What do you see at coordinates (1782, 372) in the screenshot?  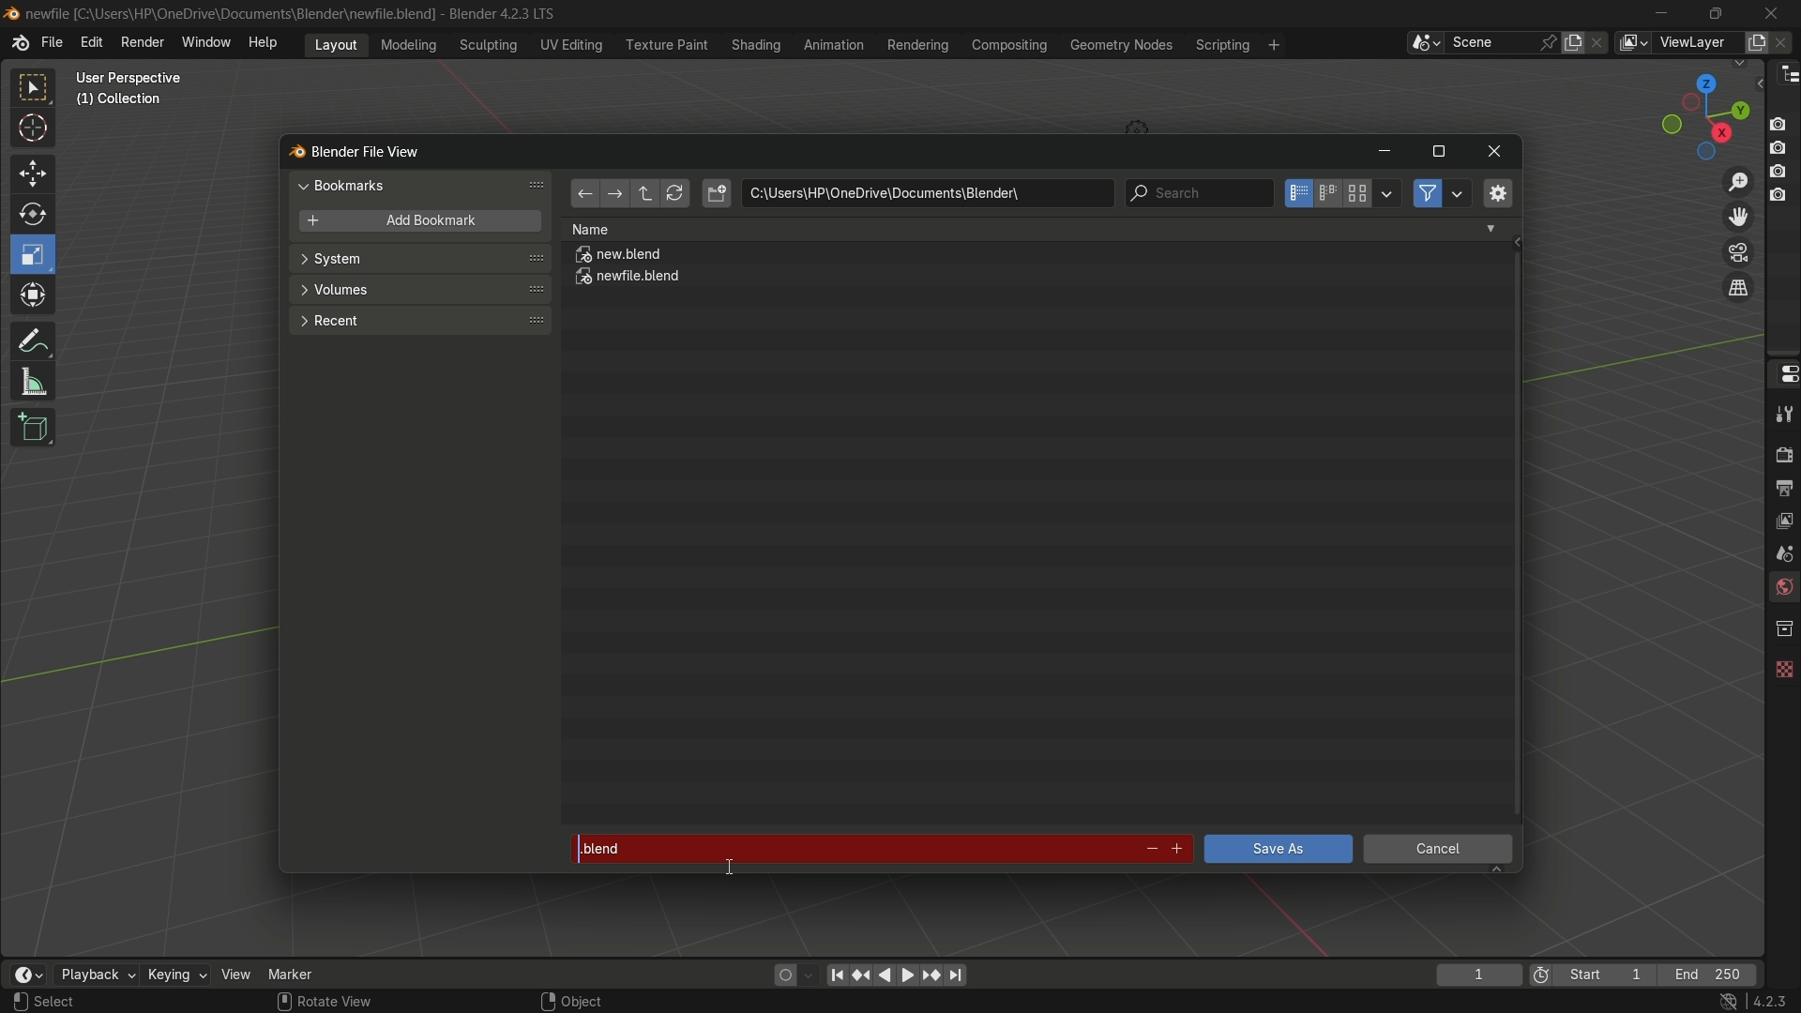 I see `properties` at bounding box center [1782, 372].